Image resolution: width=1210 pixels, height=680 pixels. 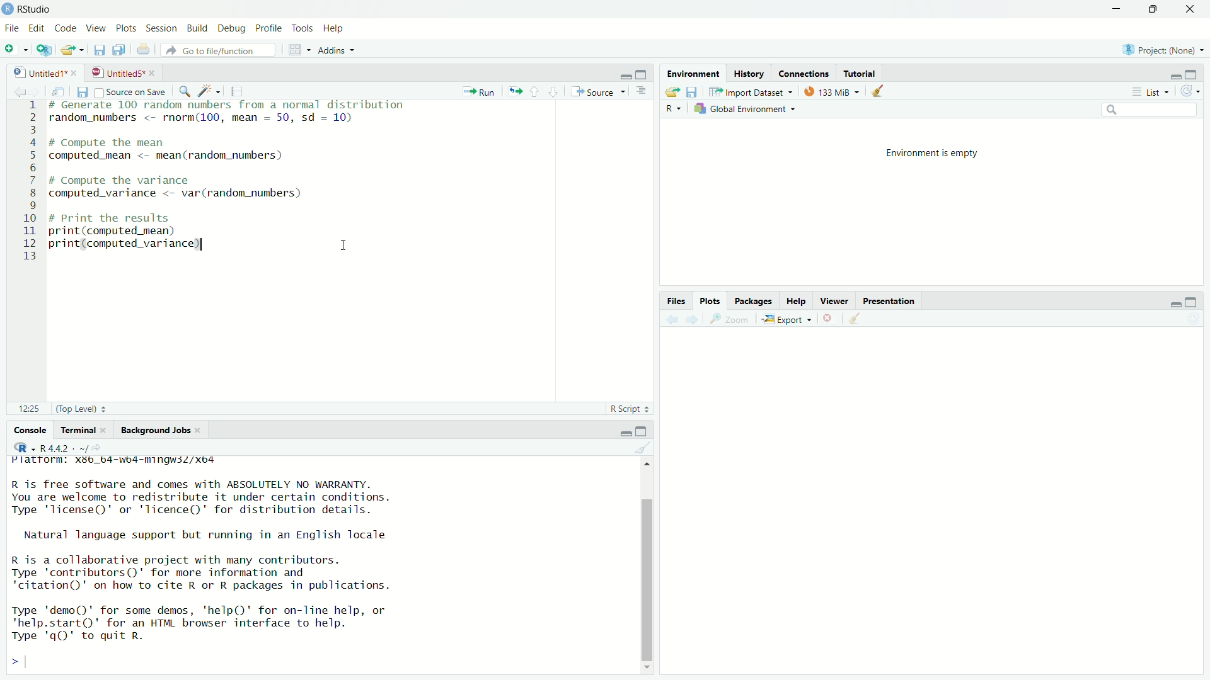 What do you see at coordinates (621, 73) in the screenshot?
I see `minimize` at bounding box center [621, 73].